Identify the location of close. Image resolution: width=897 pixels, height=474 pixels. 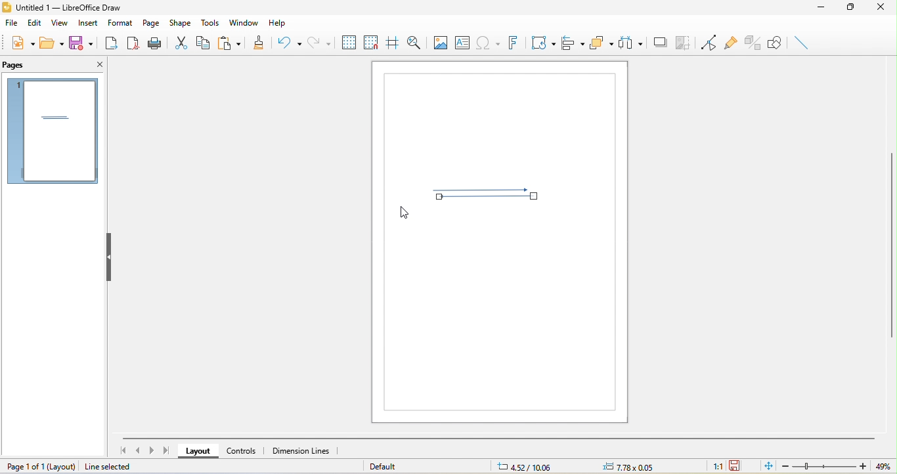
(97, 66).